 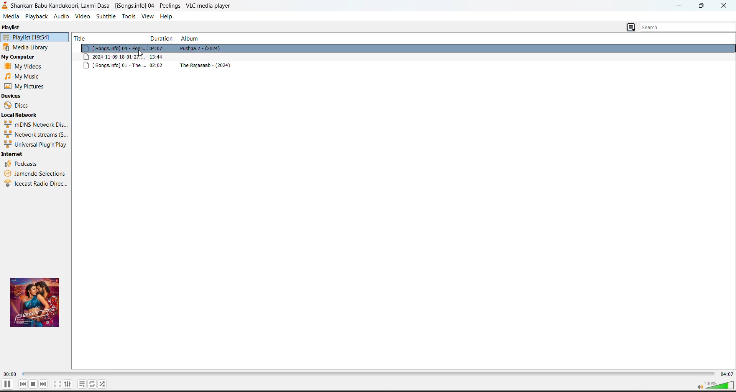 What do you see at coordinates (724, 6) in the screenshot?
I see `close` at bounding box center [724, 6].